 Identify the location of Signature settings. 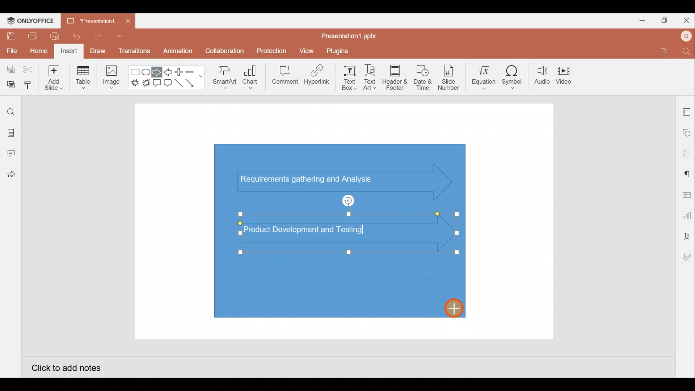
(686, 258).